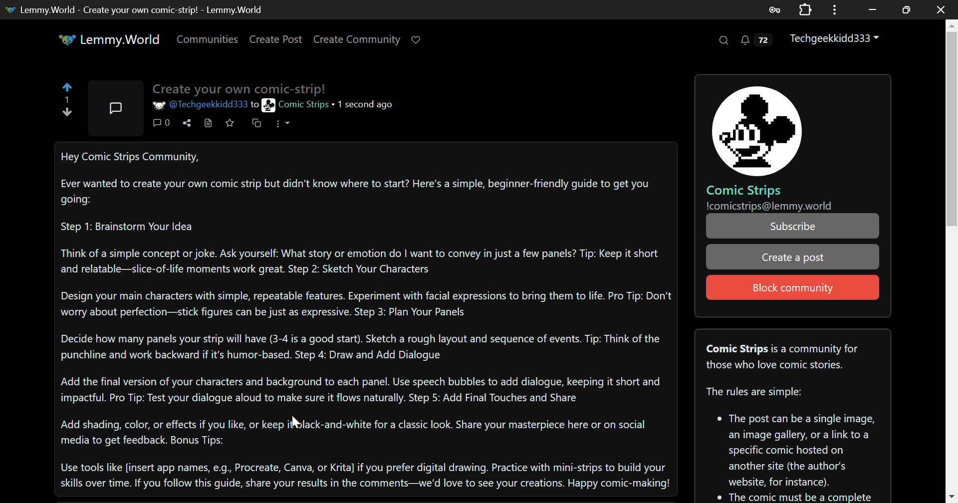 The height and width of the screenshot is (503, 958). I want to click on Lemmy.World - Create your own comic-strip! - Lemmy.World, so click(135, 10).